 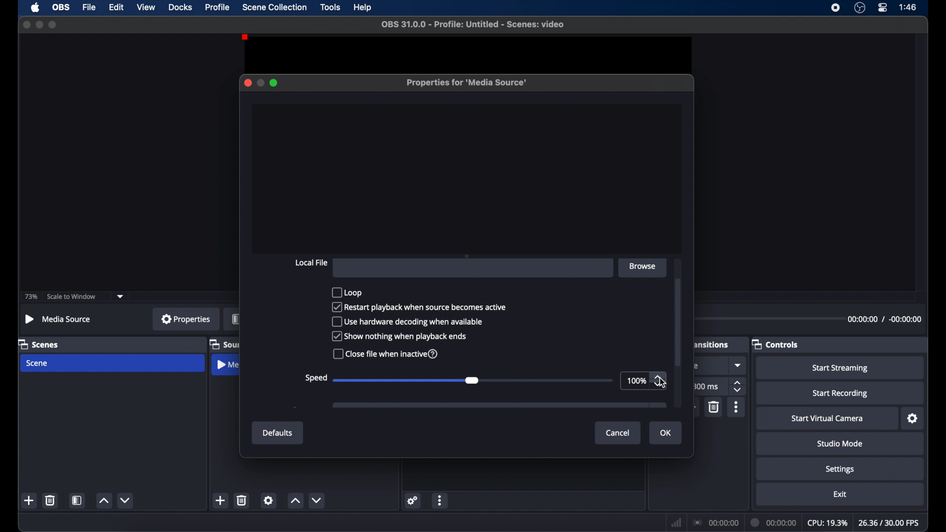 What do you see at coordinates (618, 433) in the screenshot?
I see `cancel` at bounding box center [618, 433].